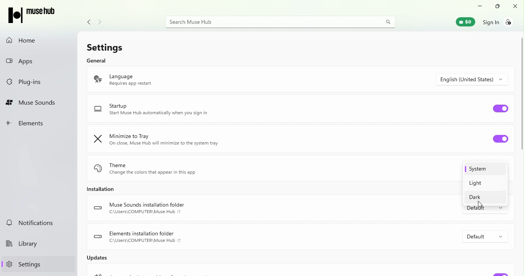  What do you see at coordinates (99, 22) in the screenshot?
I see `Navigate forward` at bounding box center [99, 22].